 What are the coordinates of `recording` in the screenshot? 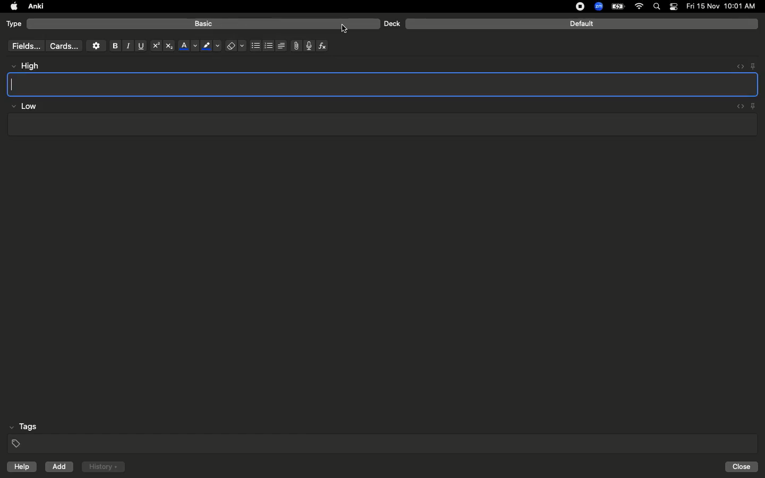 It's located at (574, 6).